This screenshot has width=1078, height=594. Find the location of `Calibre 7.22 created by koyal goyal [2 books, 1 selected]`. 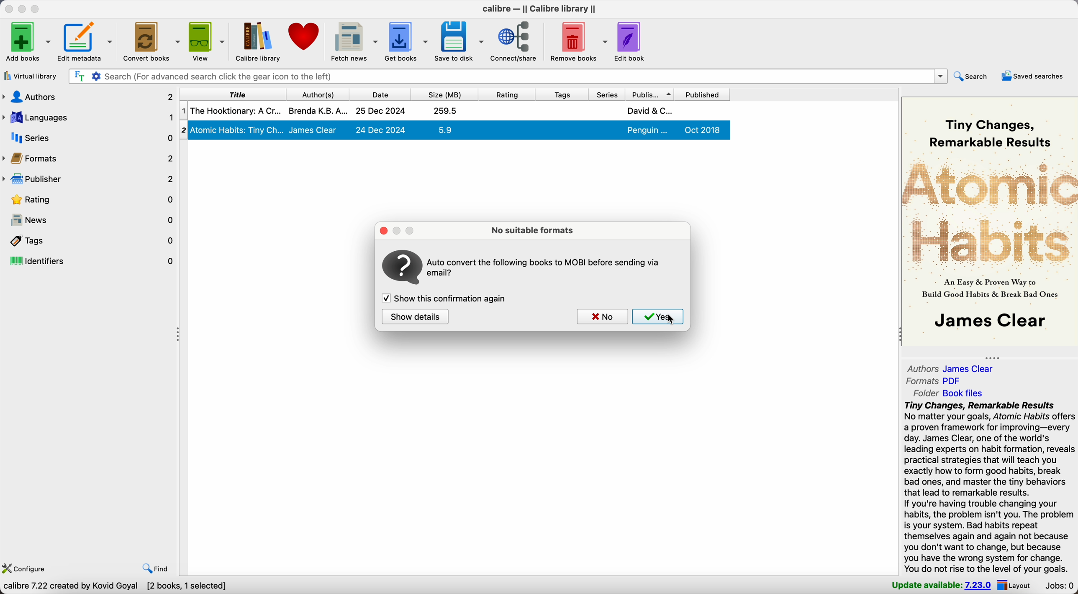

Calibre 7.22 created by koyal goyal [2 books, 1 selected] is located at coordinates (116, 587).